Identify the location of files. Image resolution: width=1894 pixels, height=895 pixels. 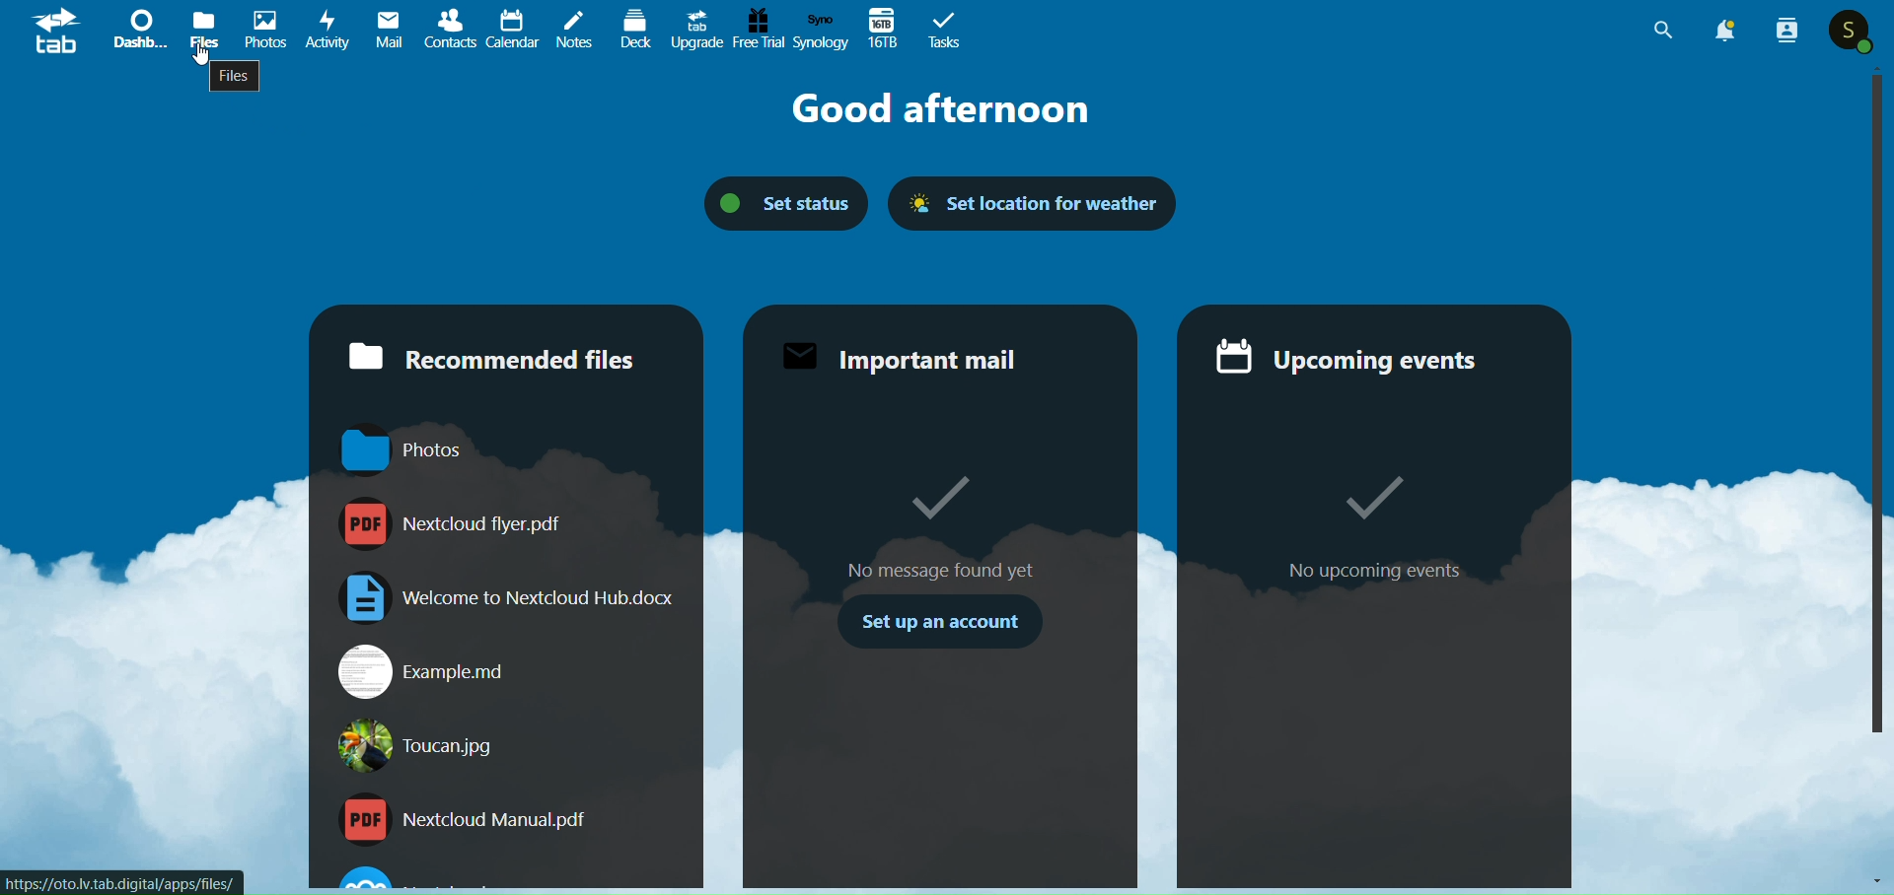
(206, 32).